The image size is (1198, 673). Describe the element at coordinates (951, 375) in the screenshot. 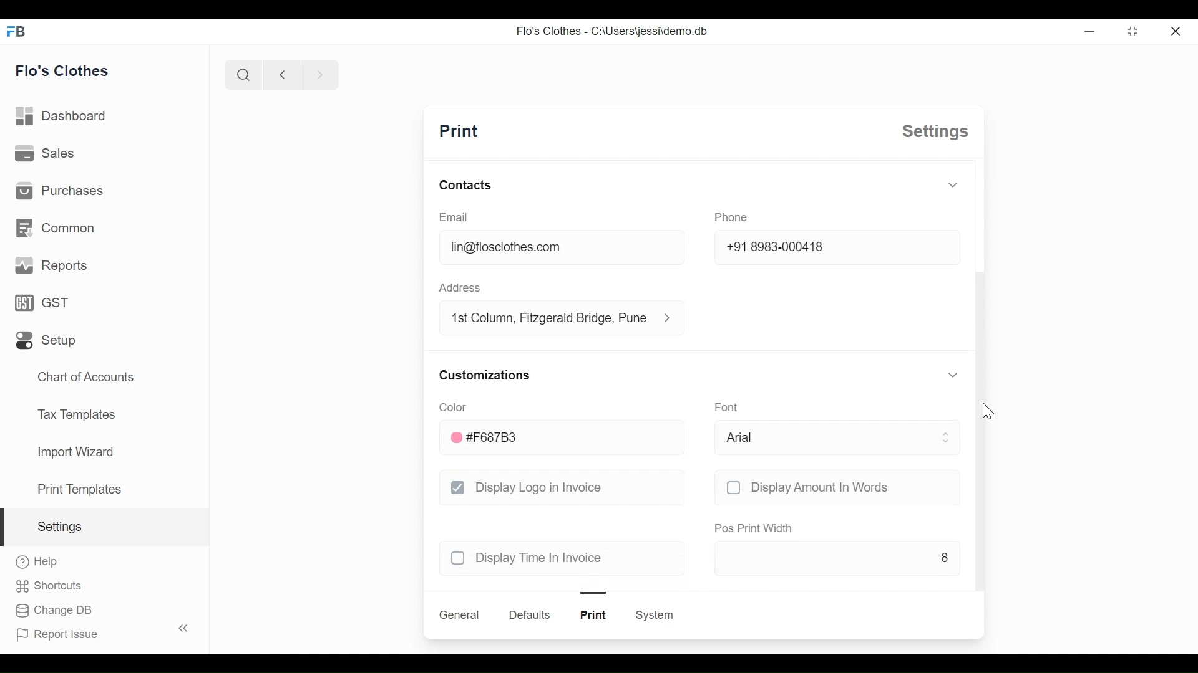

I see `toggle expand/collapse` at that location.